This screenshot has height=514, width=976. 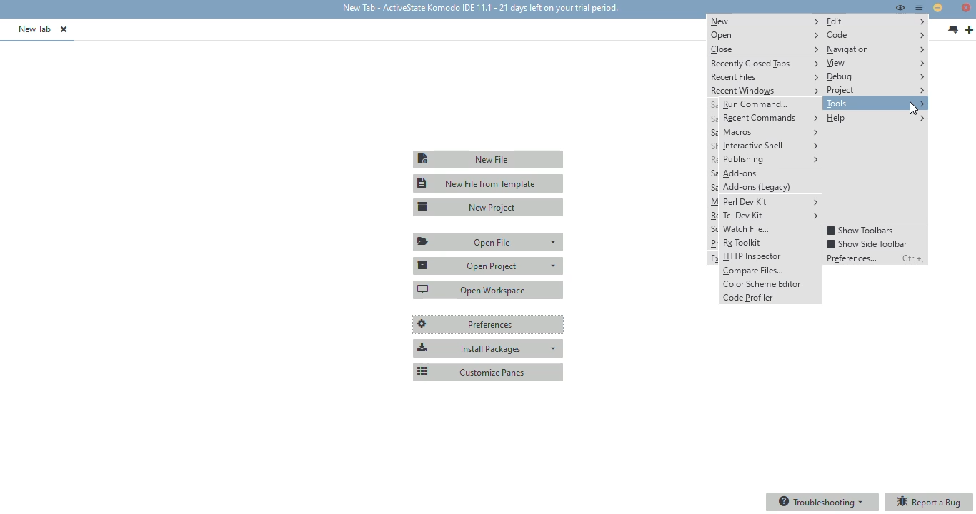 What do you see at coordinates (920, 8) in the screenshot?
I see `menu` at bounding box center [920, 8].